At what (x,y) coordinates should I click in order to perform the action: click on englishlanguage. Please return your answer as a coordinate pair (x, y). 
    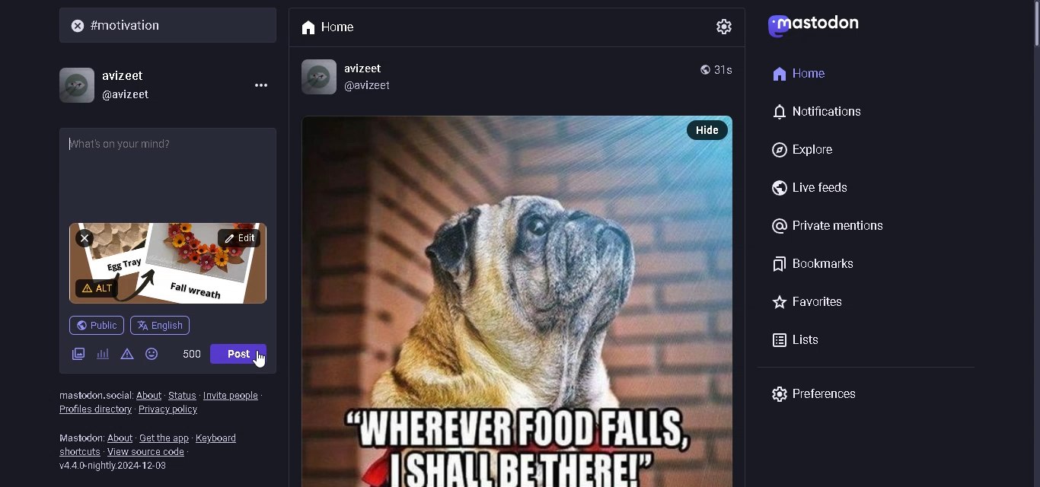
    Looking at the image, I should click on (161, 325).